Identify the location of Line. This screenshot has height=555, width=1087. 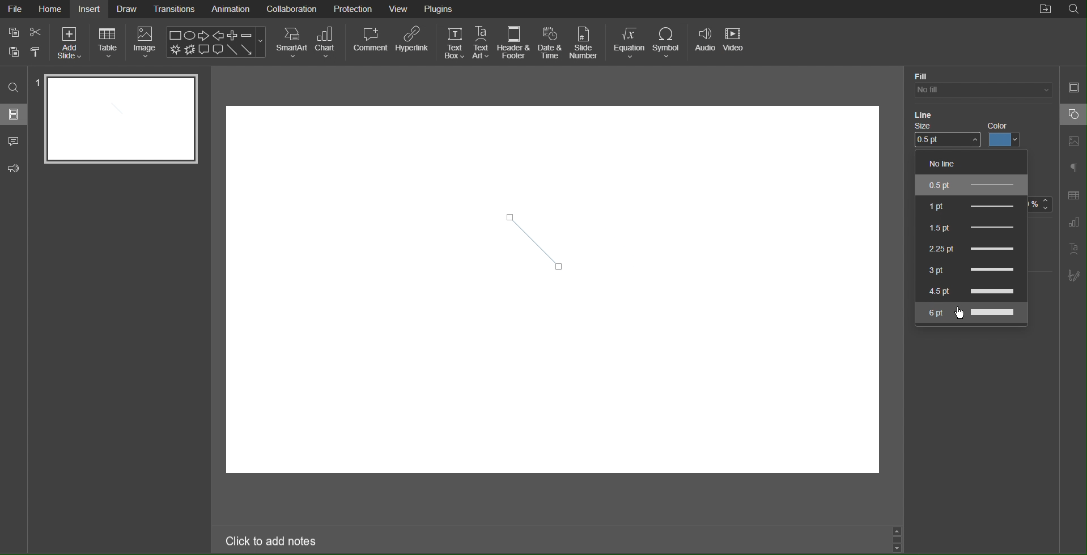
(537, 237).